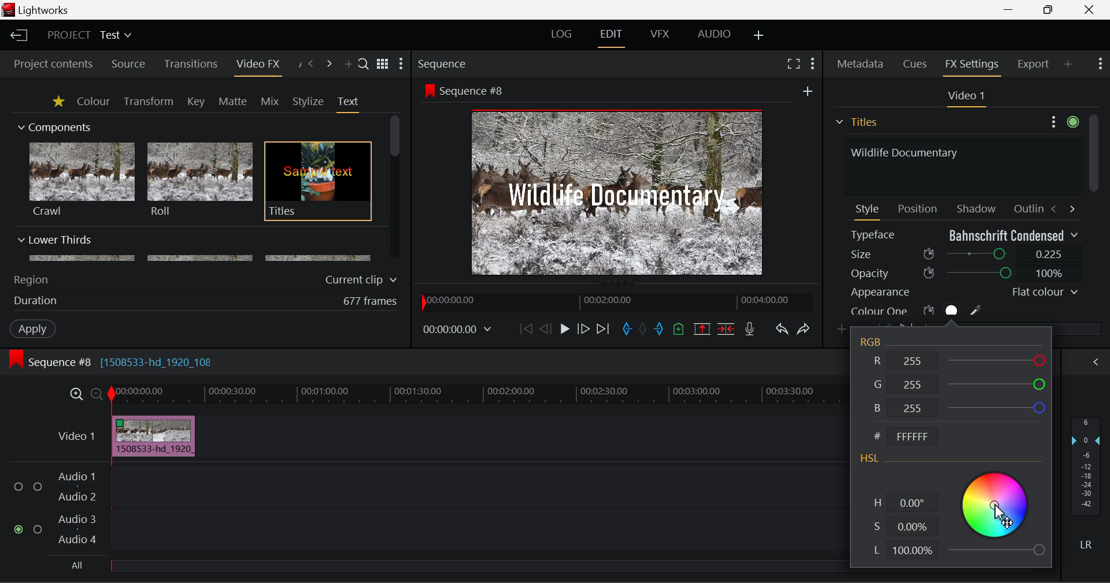 The width and height of the screenshot is (1110, 583). I want to click on Show Settings, so click(401, 63).